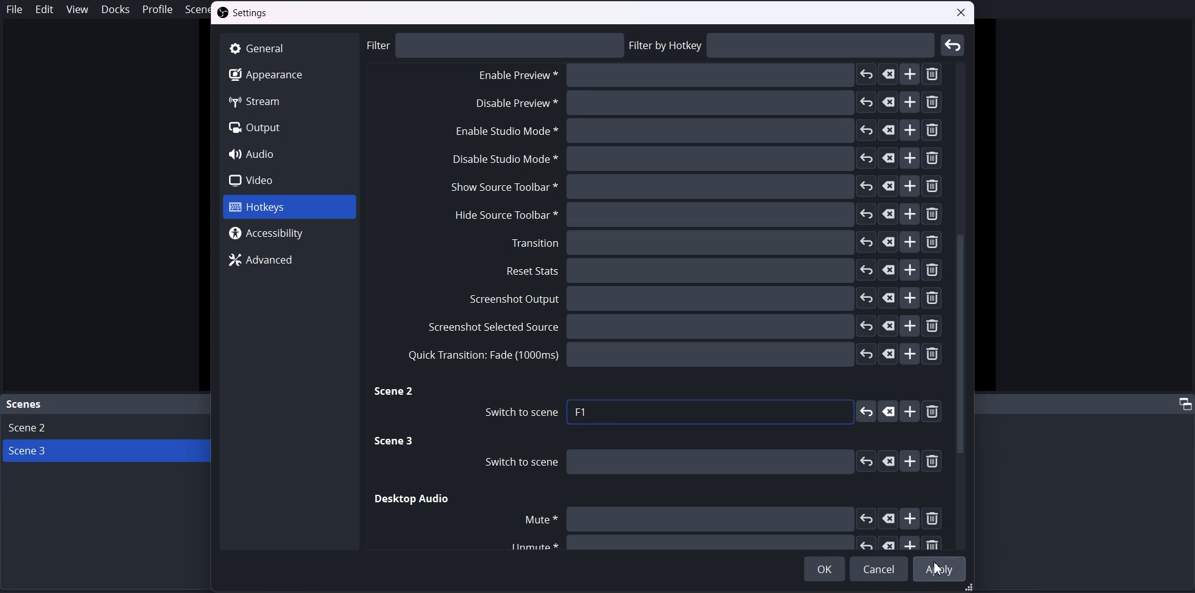 The height and width of the screenshot is (593, 1195). What do you see at coordinates (935, 412) in the screenshot?
I see `delete` at bounding box center [935, 412].